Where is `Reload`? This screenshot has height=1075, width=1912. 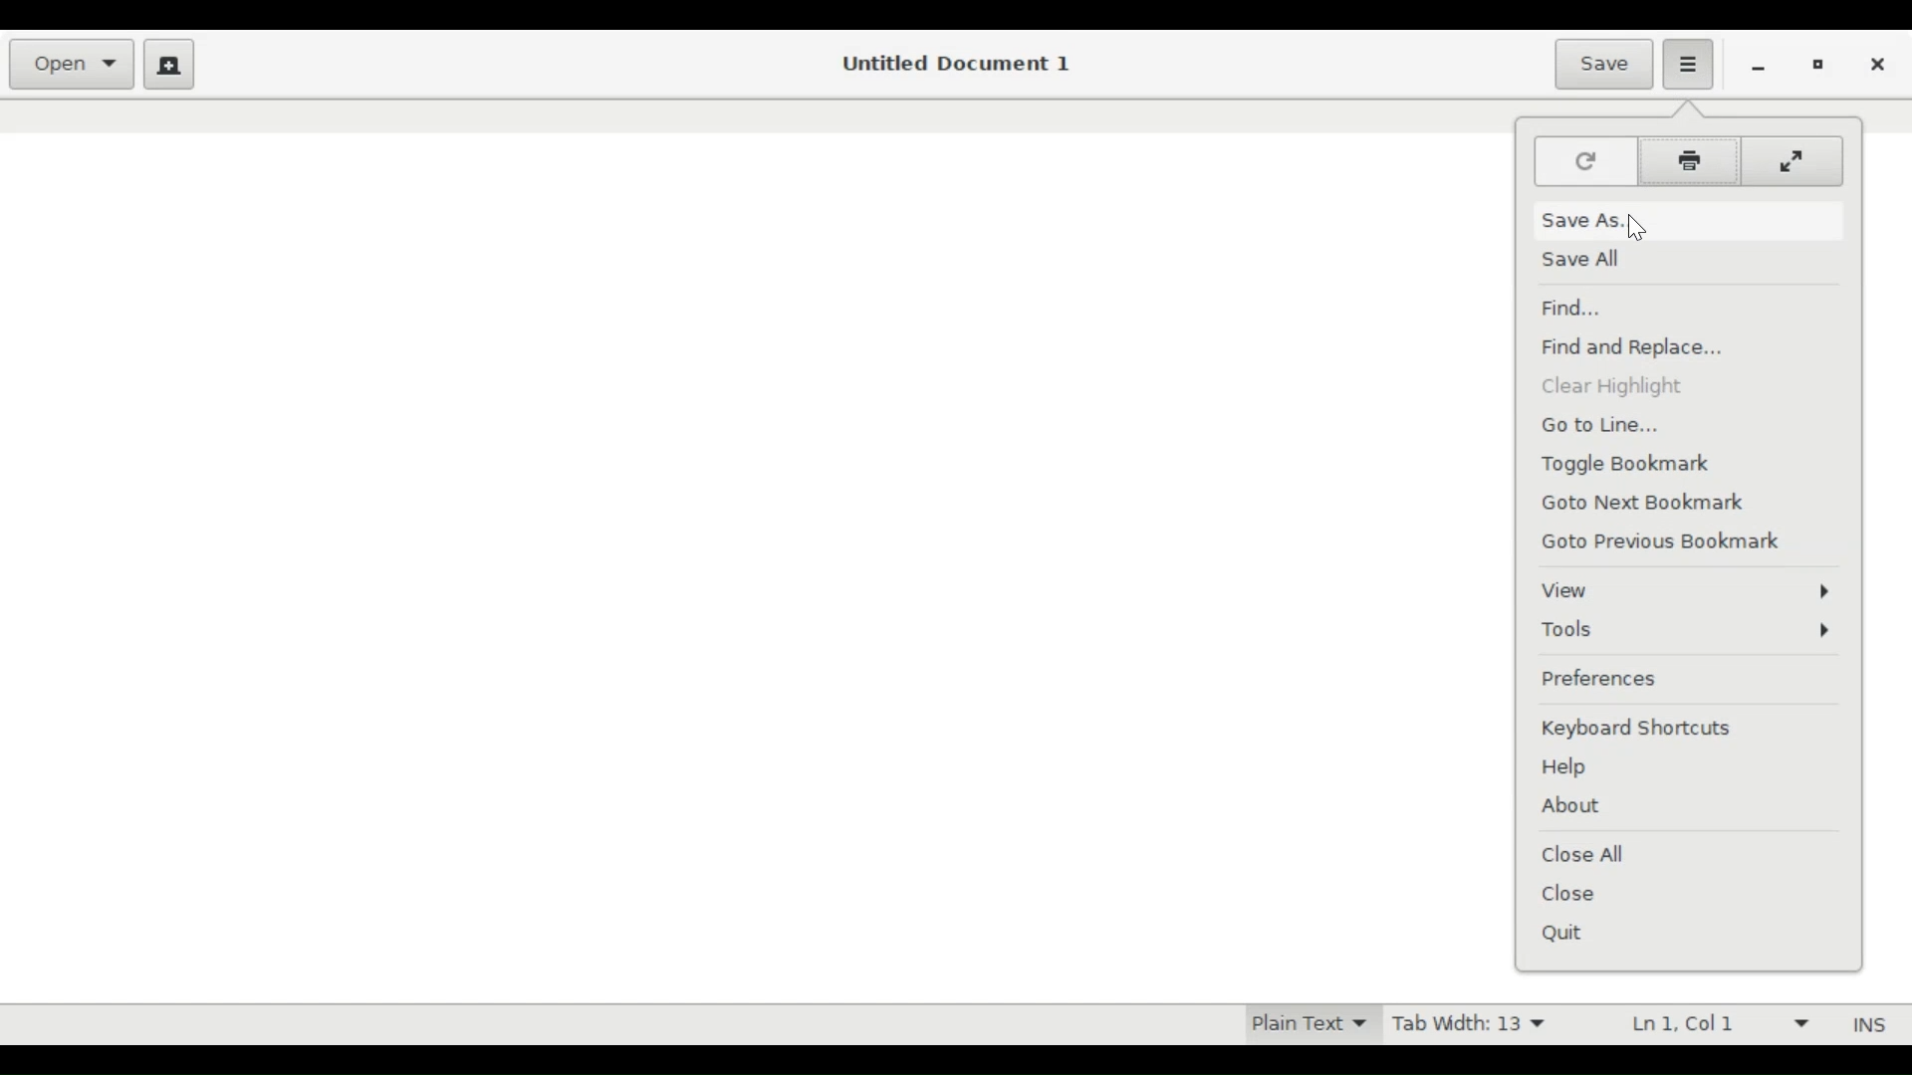
Reload is located at coordinates (1588, 162).